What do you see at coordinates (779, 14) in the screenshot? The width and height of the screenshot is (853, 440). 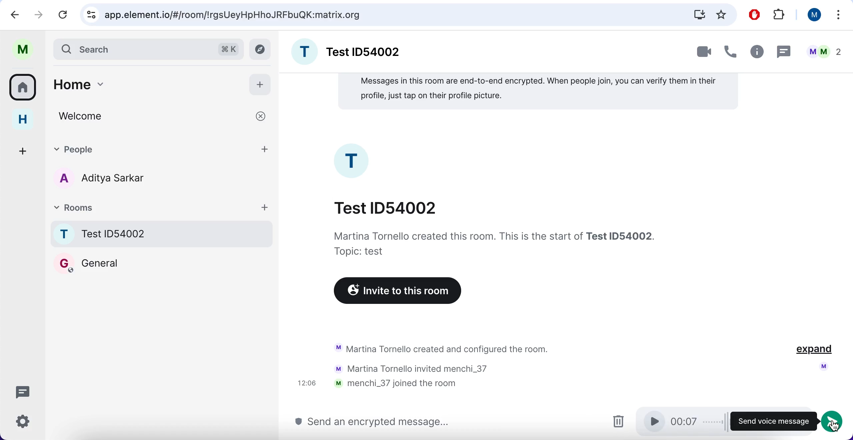 I see `extensions` at bounding box center [779, 14].